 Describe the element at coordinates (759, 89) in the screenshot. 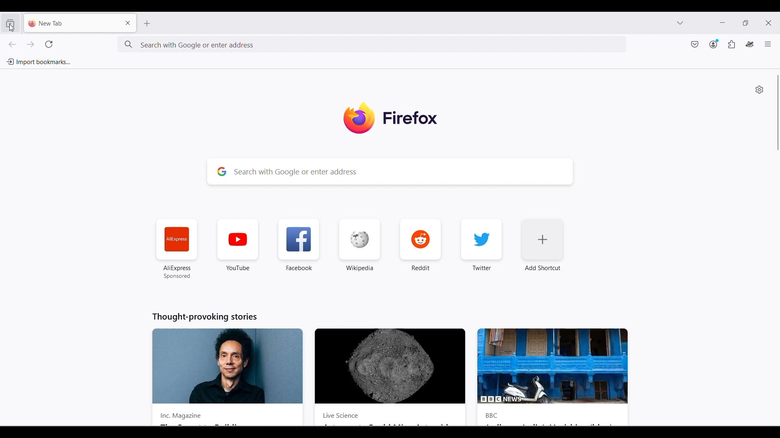

I see `Personalize tab` at that location.